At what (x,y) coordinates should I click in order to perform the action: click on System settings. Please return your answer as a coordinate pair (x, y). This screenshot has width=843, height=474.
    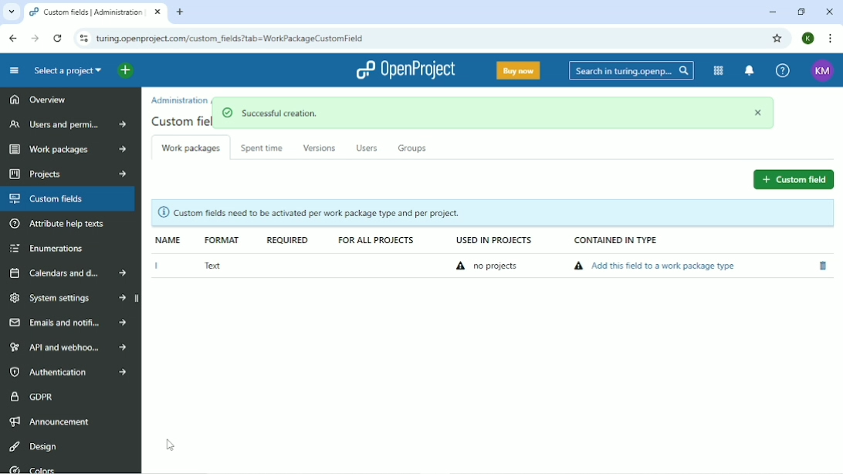
    Looking at the image, I should click on (69, 300).